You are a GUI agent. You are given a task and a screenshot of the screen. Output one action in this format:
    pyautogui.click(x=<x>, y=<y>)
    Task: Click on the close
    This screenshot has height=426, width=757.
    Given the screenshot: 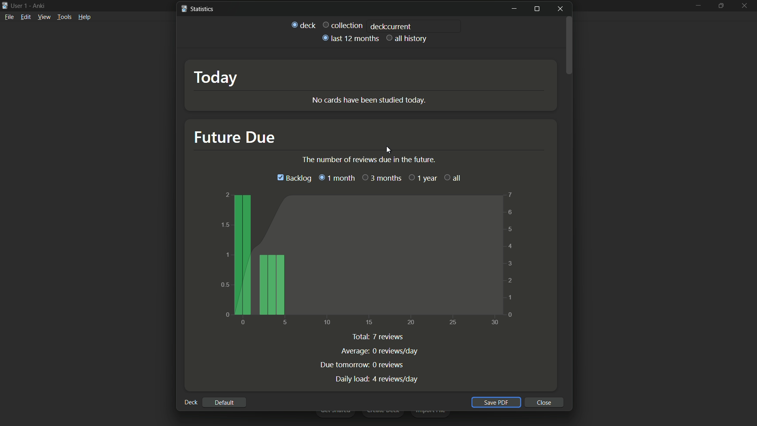 What is the action you would take?
    pyautogui.click(x=544, y=403)
    